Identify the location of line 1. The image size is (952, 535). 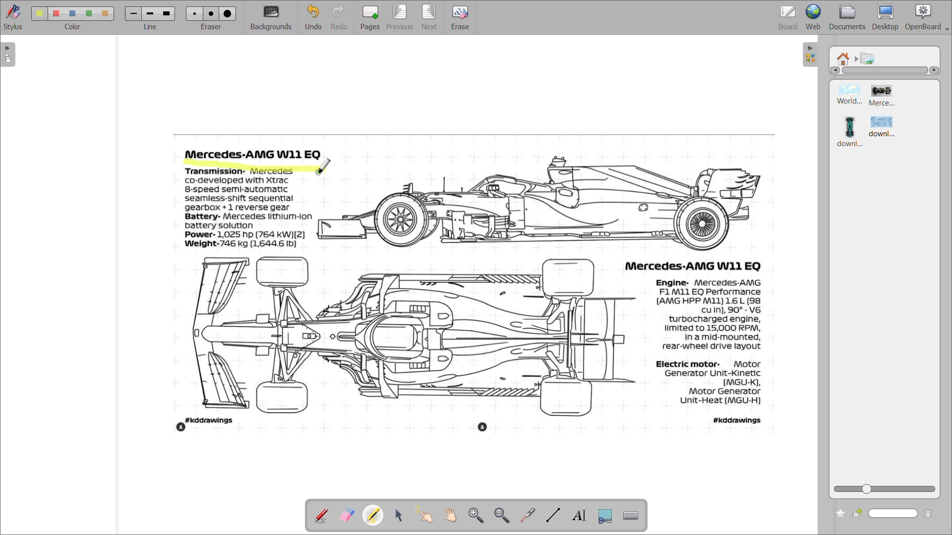
(133, 13).